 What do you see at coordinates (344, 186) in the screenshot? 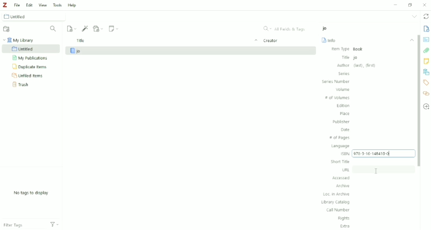
I see `Archive` at bounding box center [344, 186].